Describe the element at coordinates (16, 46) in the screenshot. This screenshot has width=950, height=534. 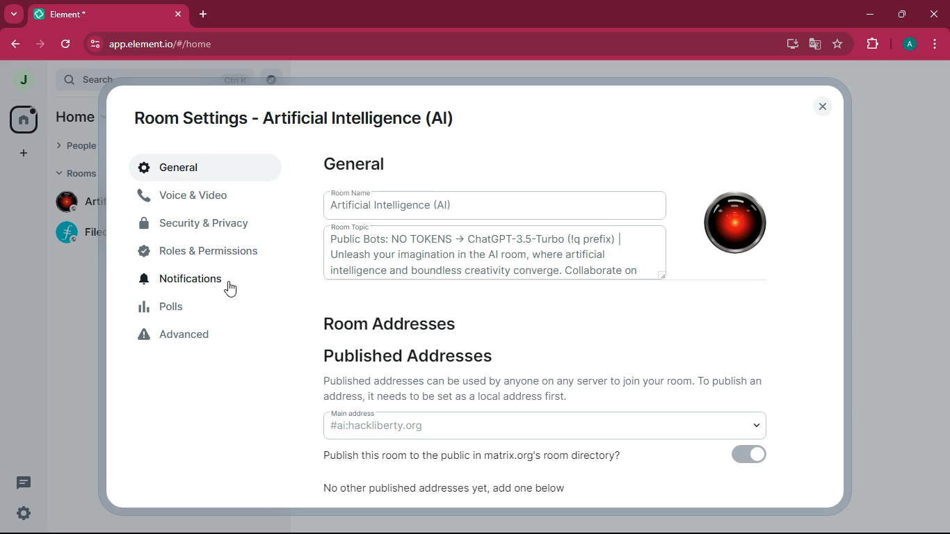
I see `back` at that location.